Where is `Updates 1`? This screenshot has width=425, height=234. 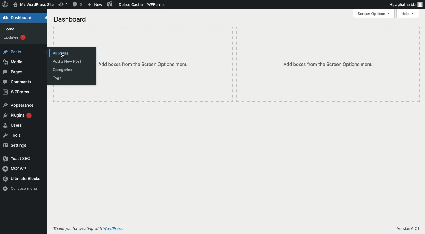 Updates 1 is located at coordinates (16, 38).